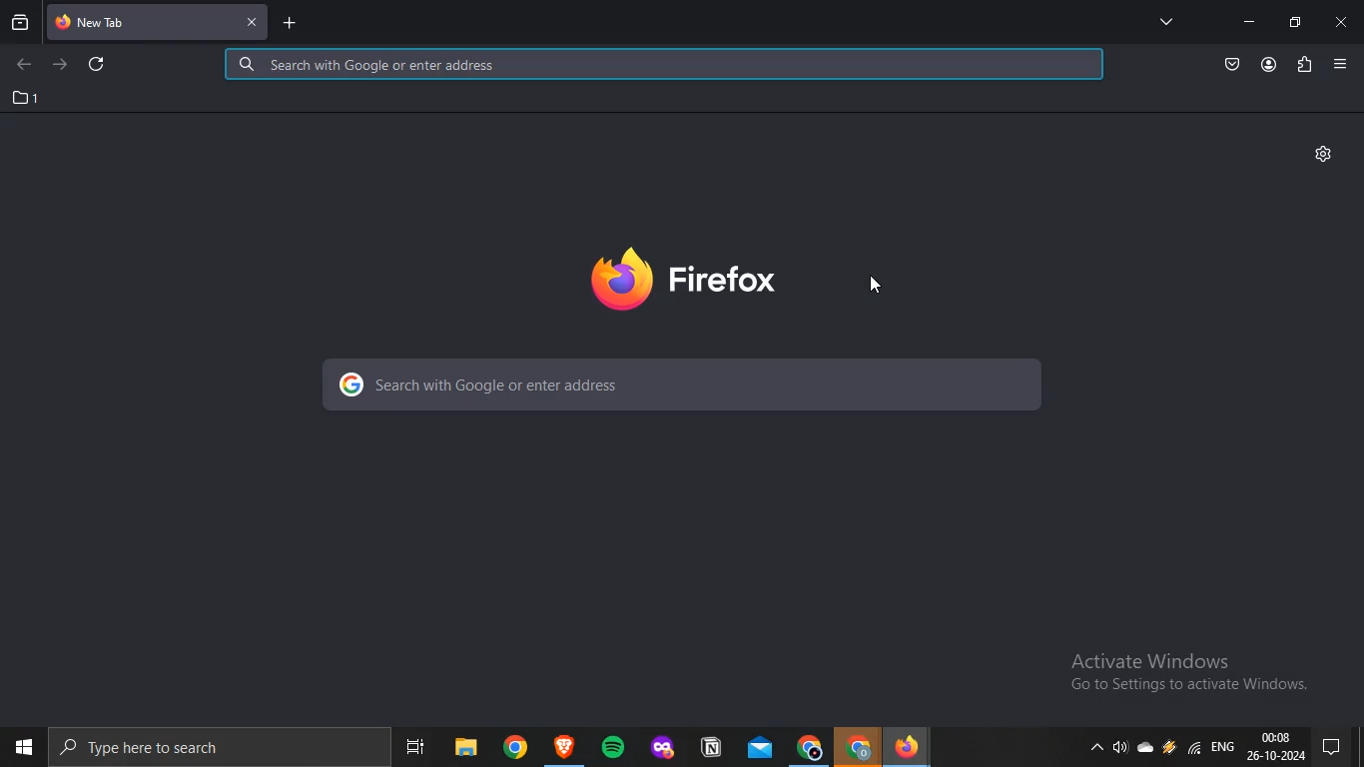 This screenshot has width=1364, height=767. What do you see at coordinates (138, 24) in the screenshot?
I see `tab` at bounding box center [138, 24].